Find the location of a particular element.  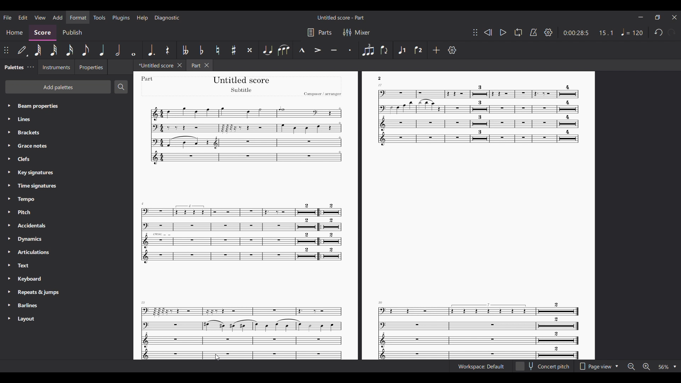

Requests & jumps is located at coordinates (33, 292).